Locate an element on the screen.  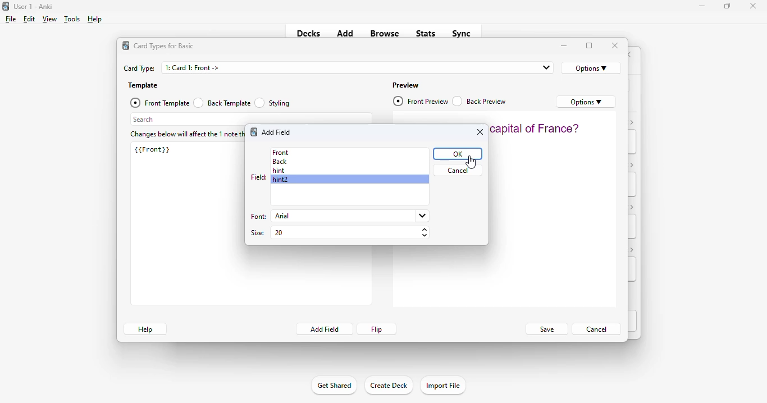
front is located at coordinates (280, 152).